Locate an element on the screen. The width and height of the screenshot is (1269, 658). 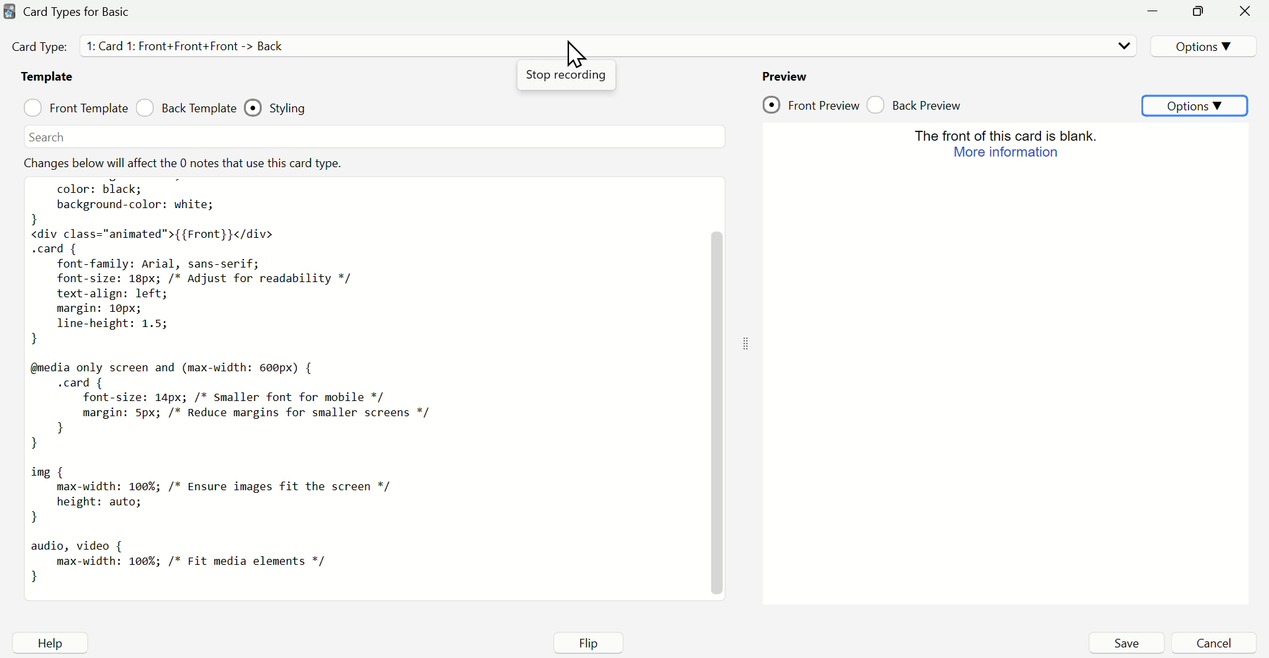
Options is located at coordinates (1197, 105).